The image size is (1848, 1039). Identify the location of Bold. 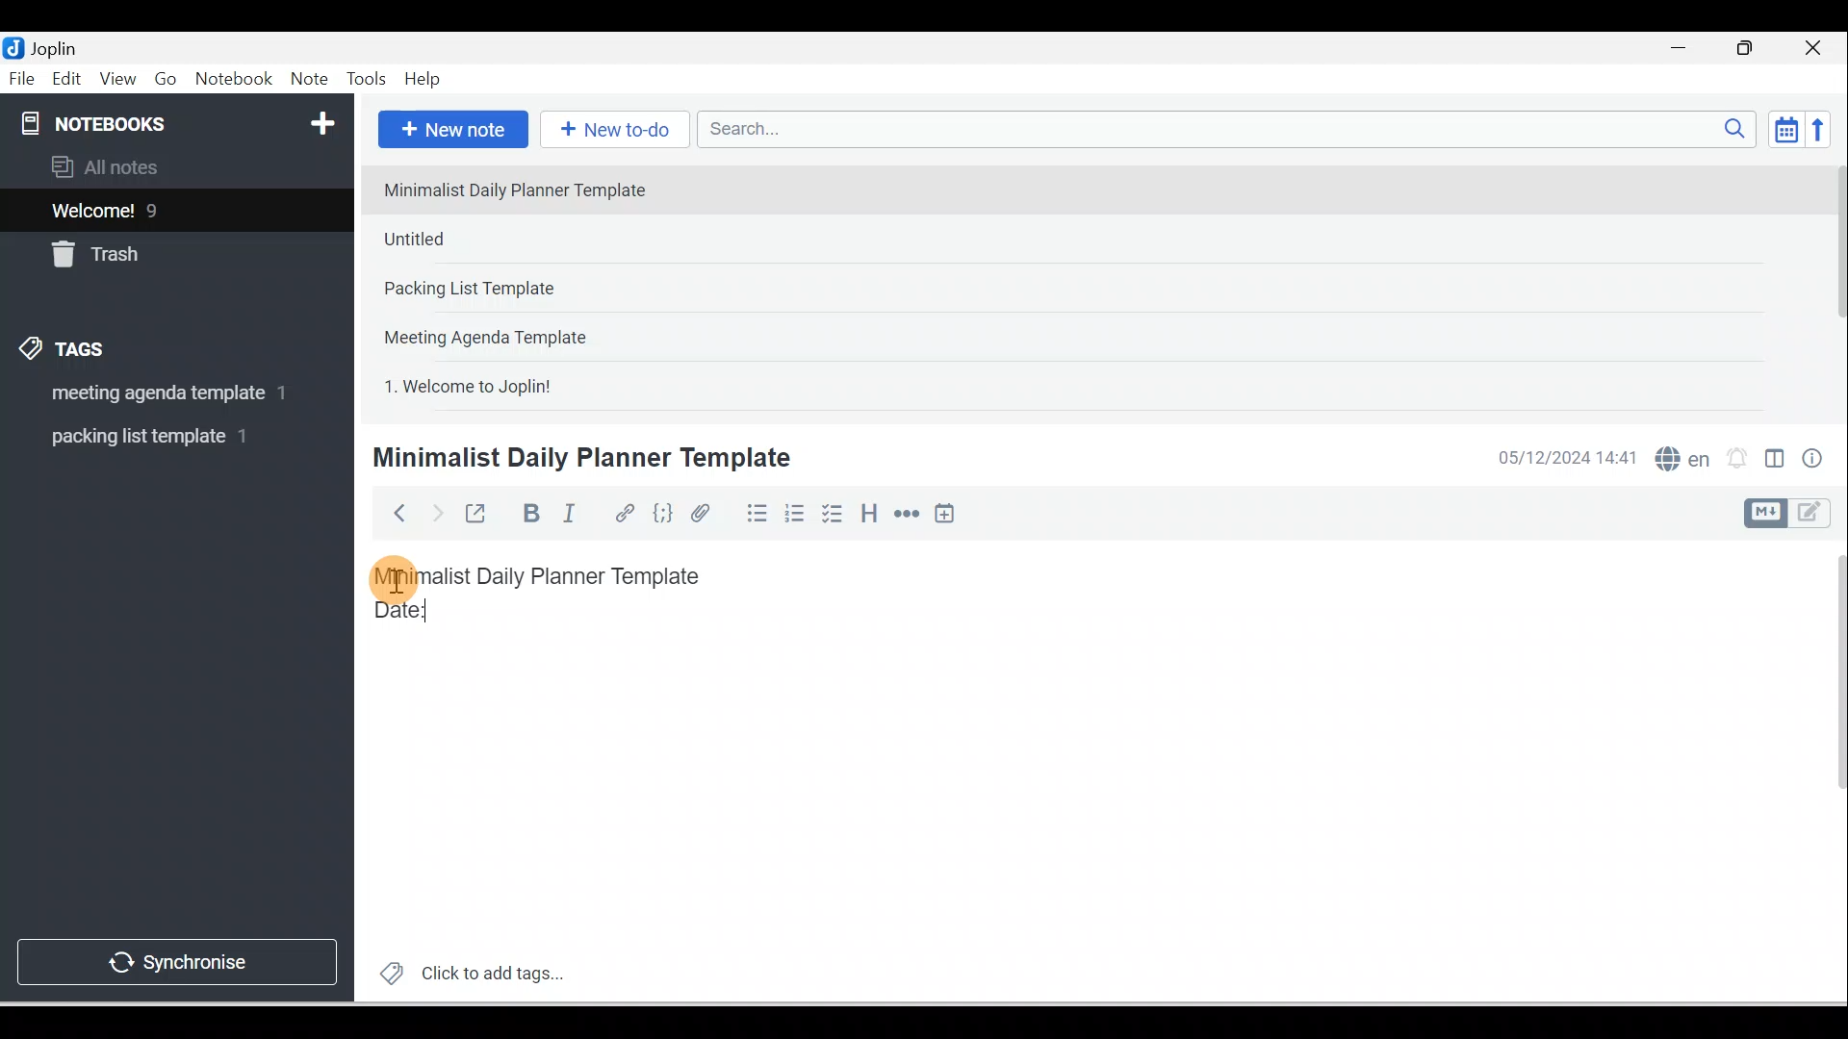
(528, 514).